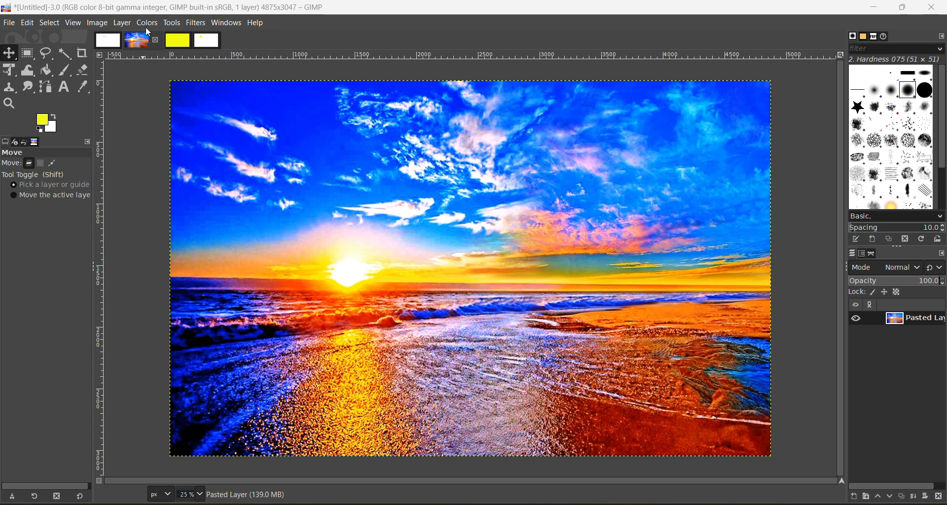  What do you see at coordinates (917, 498) in the screenshot?
I see `merge this layer` at bounding box center [917, 498].